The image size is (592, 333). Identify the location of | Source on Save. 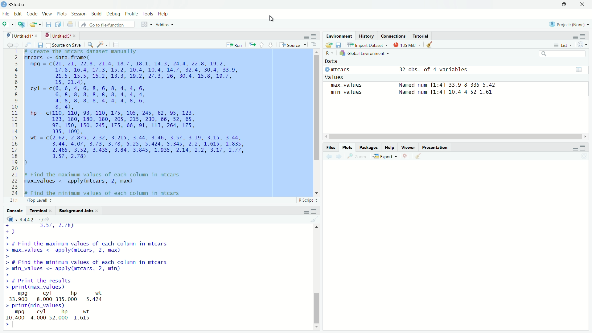
(64, 45).